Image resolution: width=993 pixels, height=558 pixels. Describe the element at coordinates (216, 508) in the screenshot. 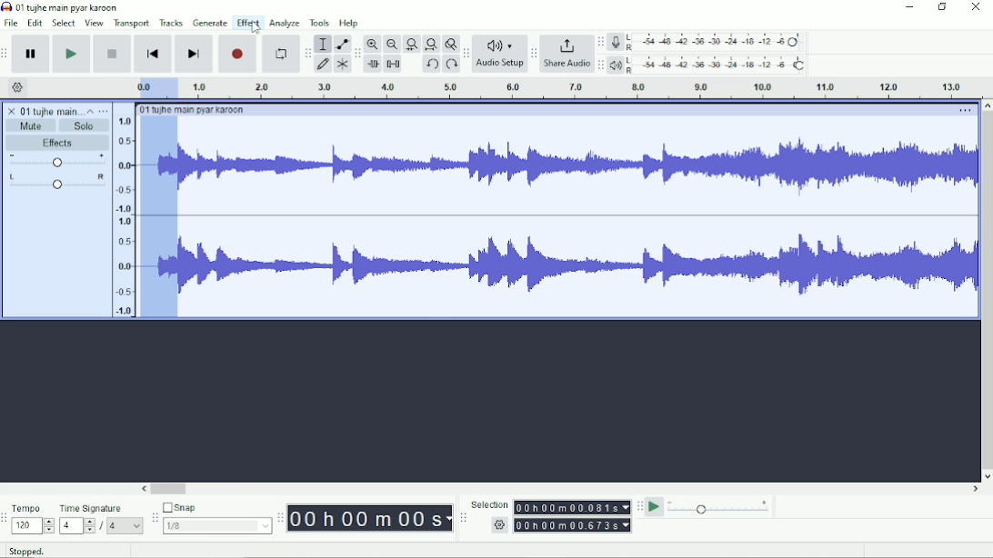

I see `Snap` at that location.